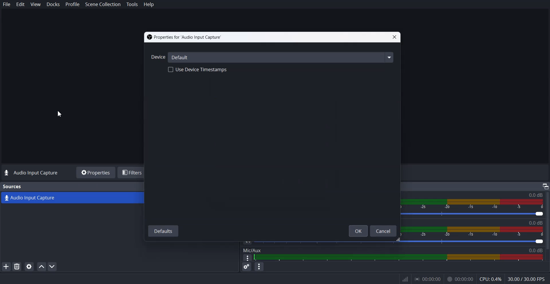  I want to click on Move Source down, so click(52, 266).